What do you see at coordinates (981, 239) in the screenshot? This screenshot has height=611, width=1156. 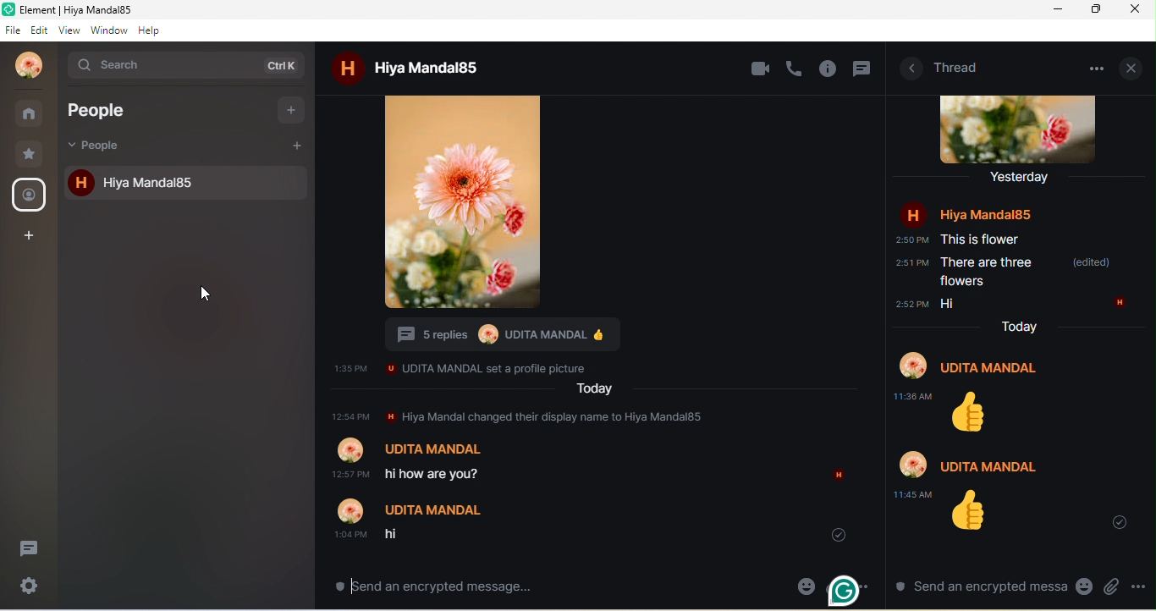 I see `This is flower` at bounding box center [981, 239].